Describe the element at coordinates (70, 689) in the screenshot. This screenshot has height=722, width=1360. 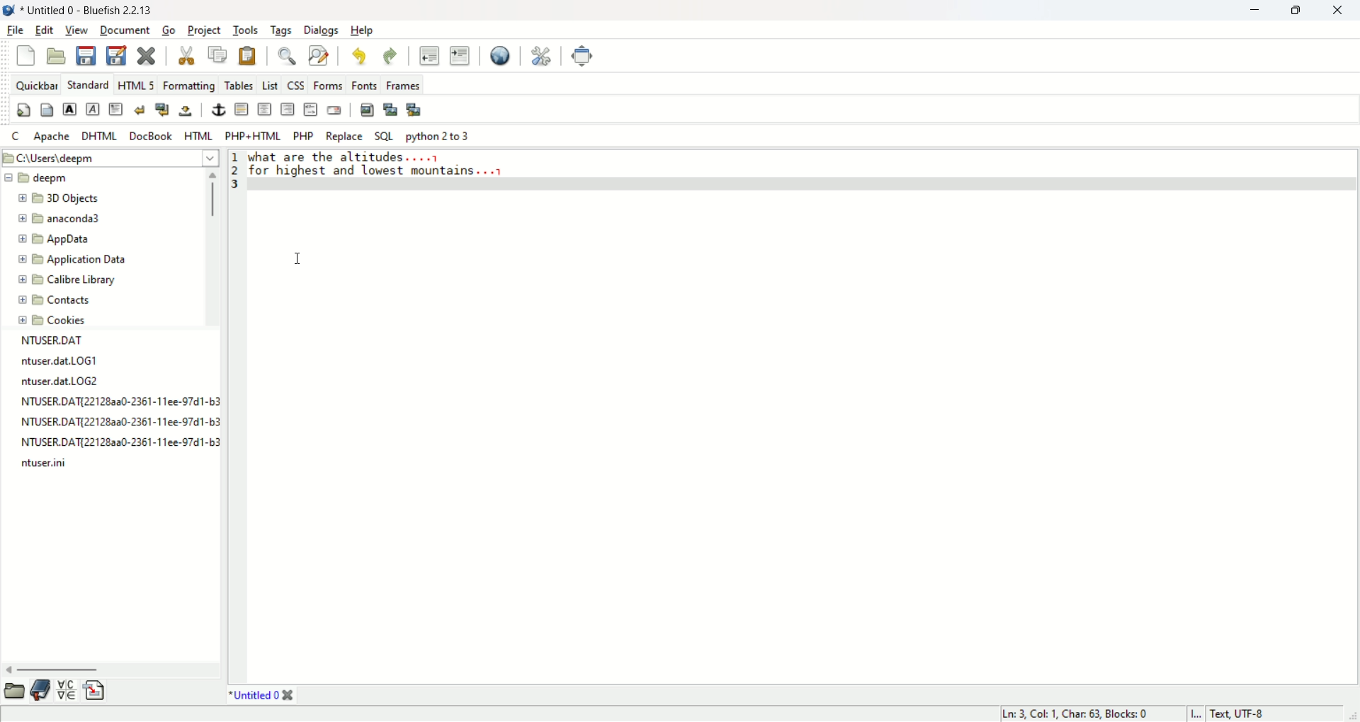
I see `insert special character` at that location.